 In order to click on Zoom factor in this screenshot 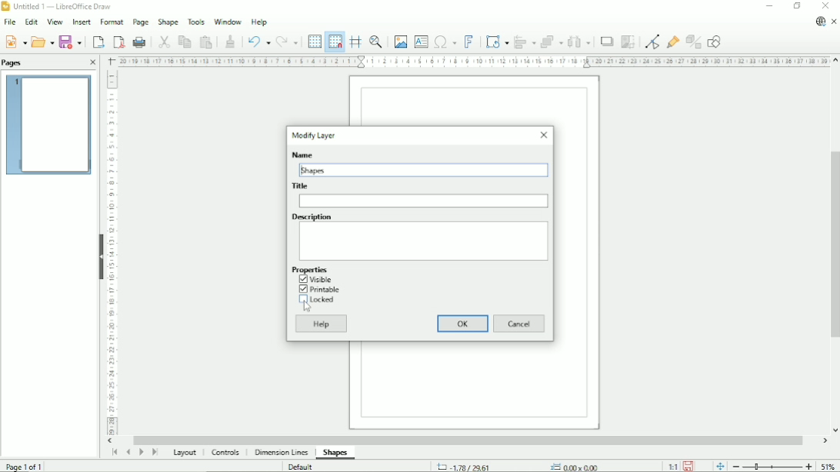, I will do `click(828, 467)`.